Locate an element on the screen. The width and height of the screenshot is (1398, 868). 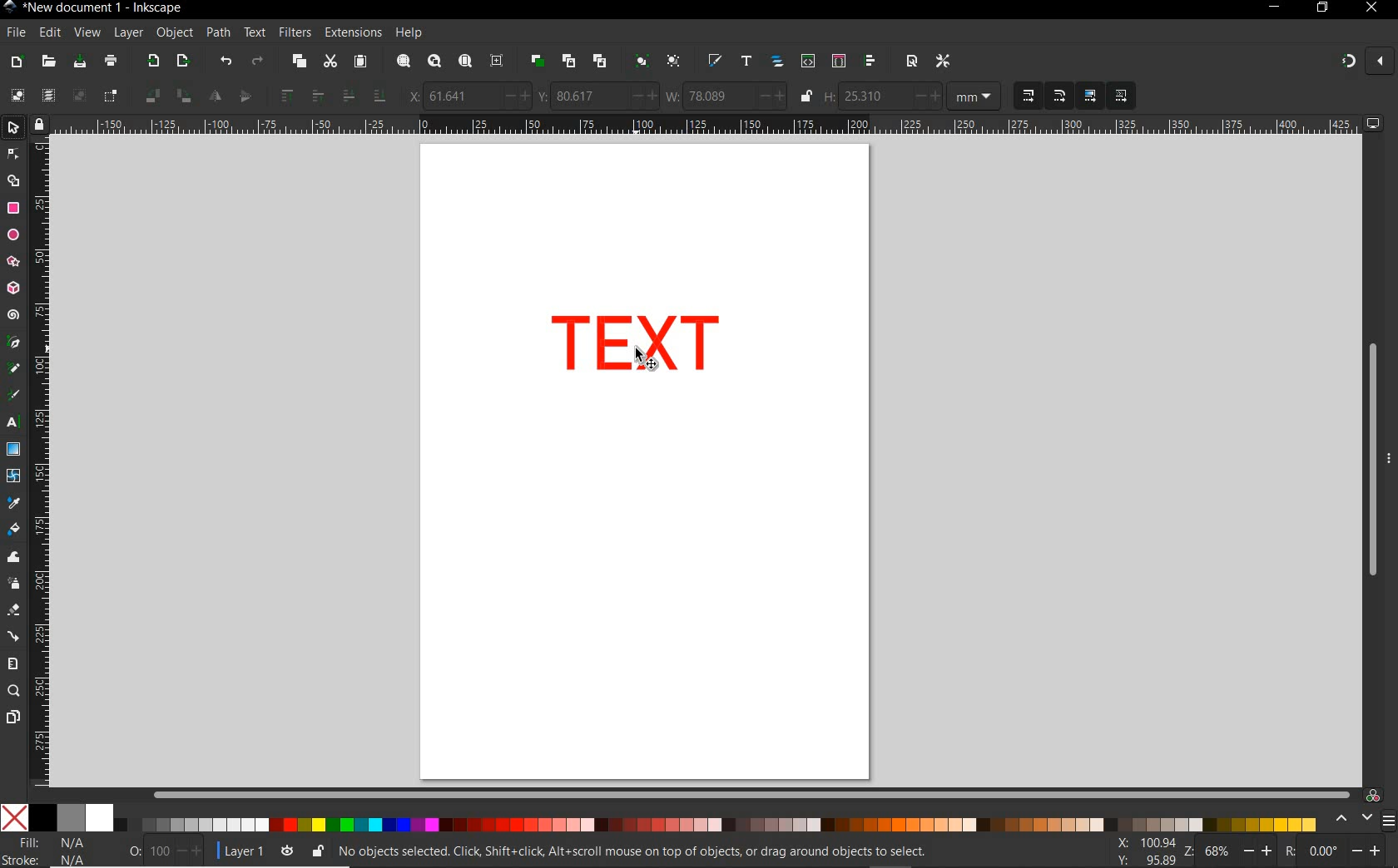
copy is located at coordinates (297, 62).